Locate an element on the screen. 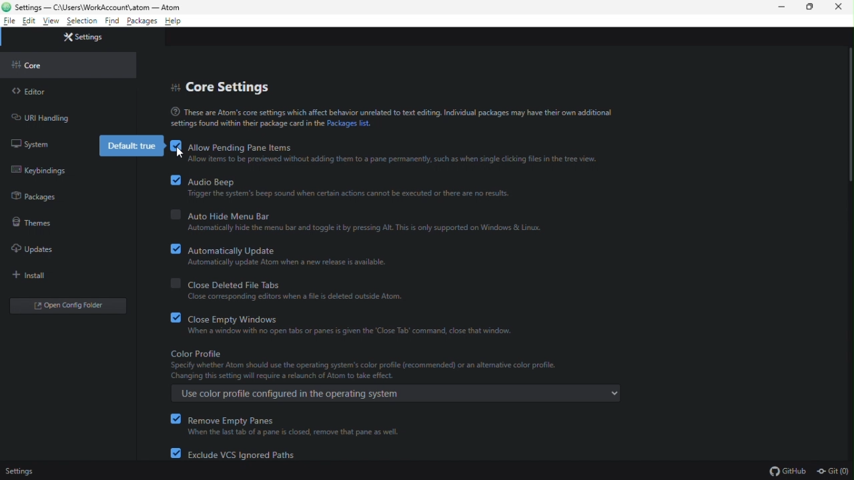 This screenshot has height=480, width=854. install is located at coordinates (34, 275).